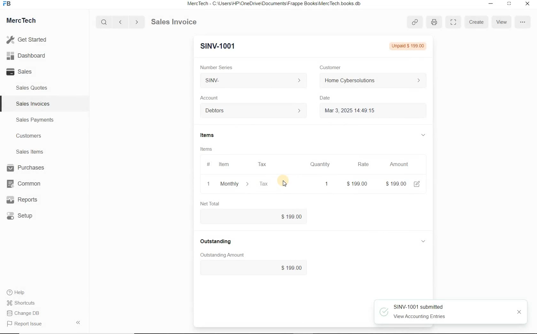  I want to click on MercTech, so click(24, 22).